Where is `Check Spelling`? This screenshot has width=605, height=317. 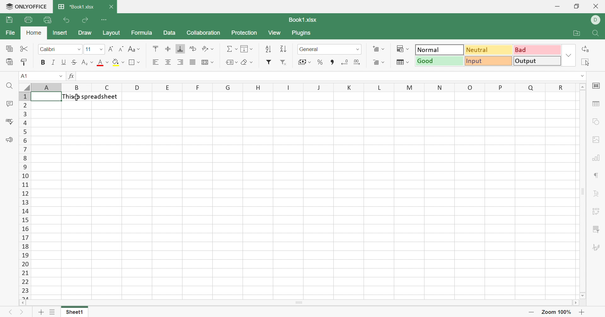
Check Spelling is located at coordinates (9, 121).